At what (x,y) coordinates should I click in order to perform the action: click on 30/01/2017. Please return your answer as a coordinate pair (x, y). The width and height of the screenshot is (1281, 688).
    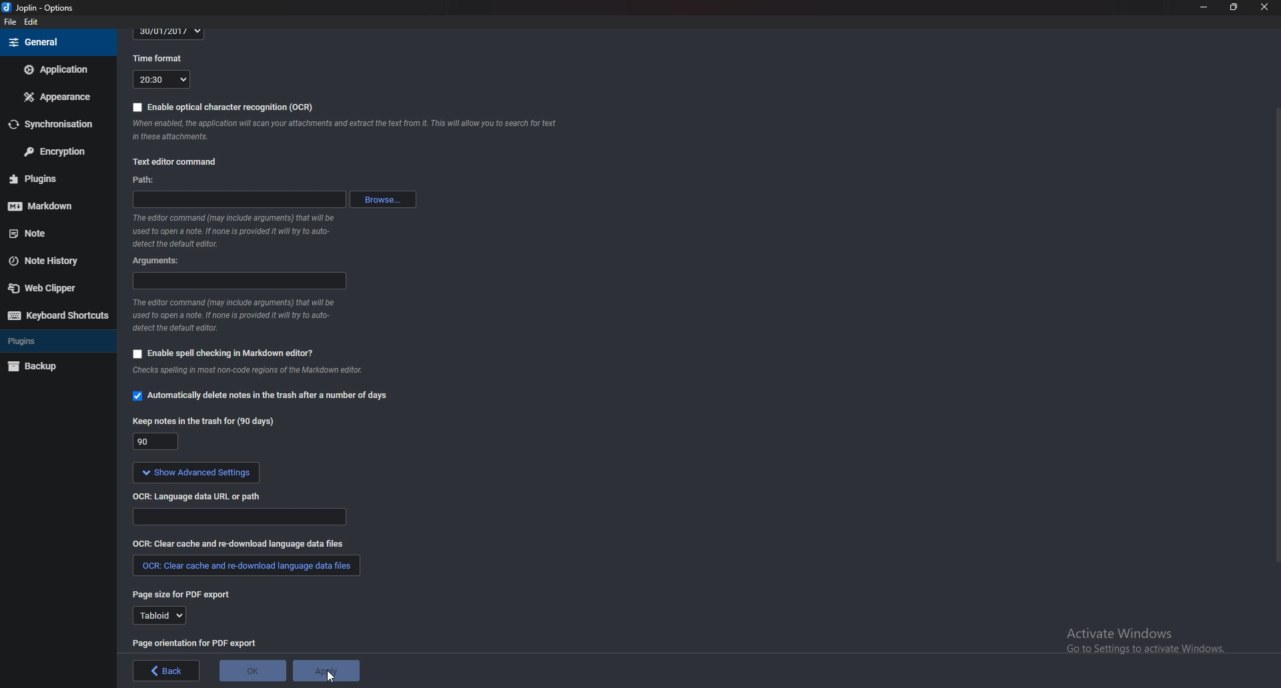
    Looking at the image, I should click on (169, 33).